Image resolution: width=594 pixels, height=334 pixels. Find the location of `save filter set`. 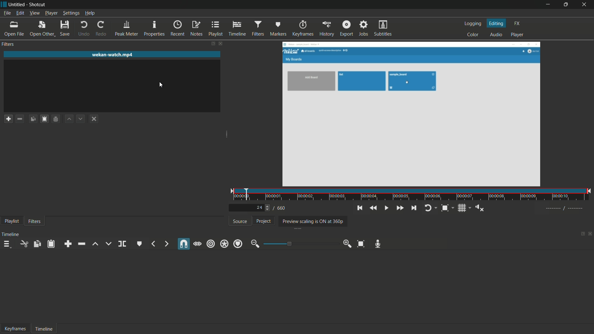

save filter set is located at coordinates (56, 119).